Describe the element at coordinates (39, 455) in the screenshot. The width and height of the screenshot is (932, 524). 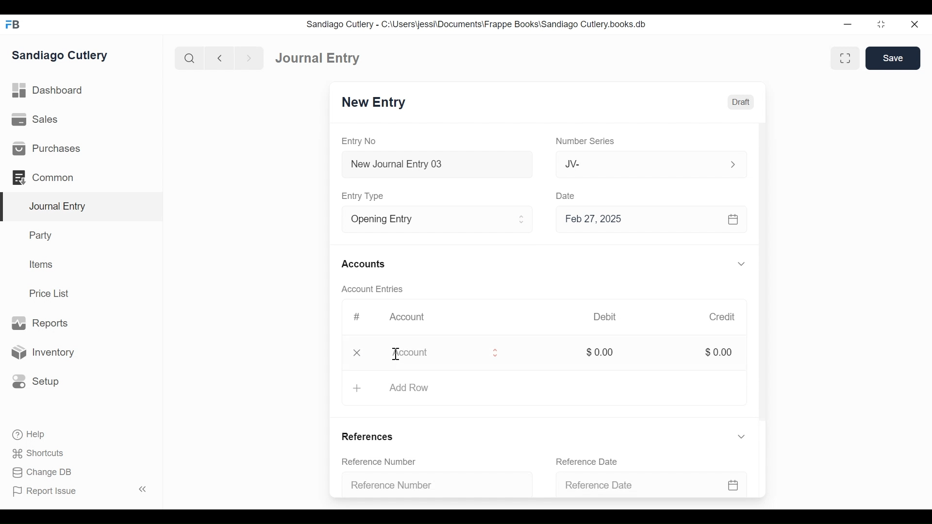
I see `Shortcuts` at that location.